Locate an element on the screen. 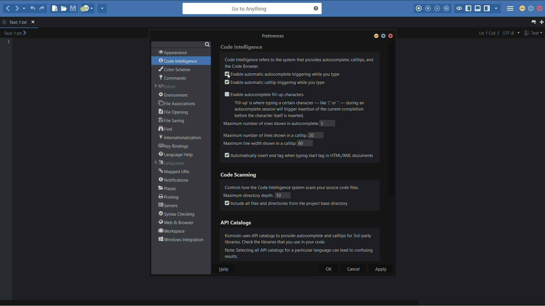 The width and height of the screenshot is (545, 306). redo is located at coordinates (42, 9).